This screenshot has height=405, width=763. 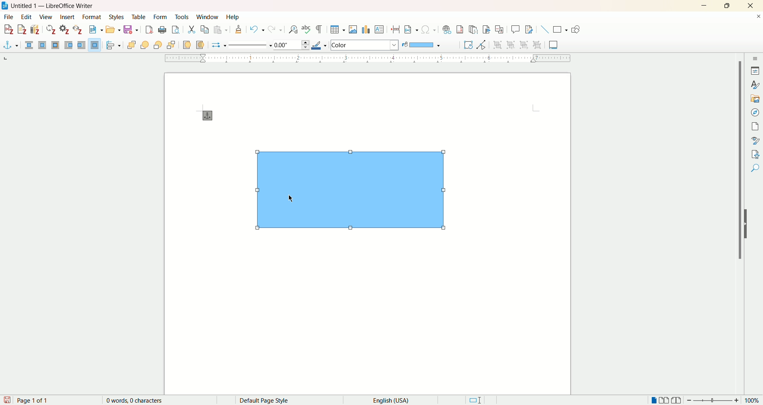 What do you see at coordinates (27, 17) in the screenshot?
I see `edit` at bounding box center [27, 17].